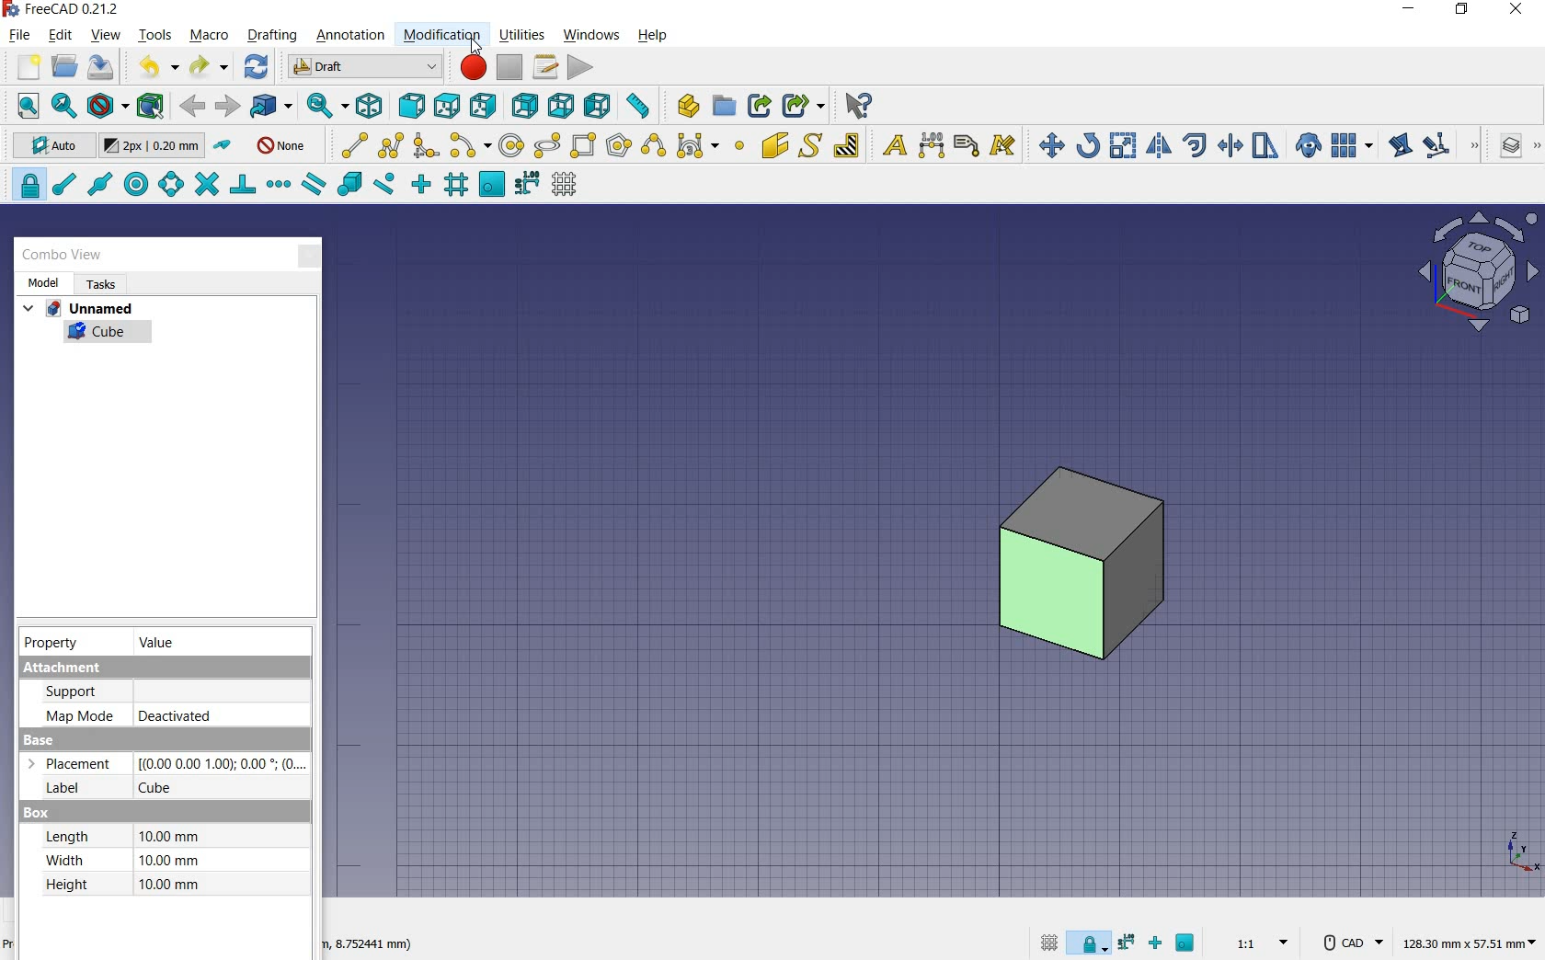 Image resolution: width=1545 pixels, height=960 pixels. What do you see at coordinates (101, 69) in the screenshot?
I see `save` at bounding box center [101, 69].